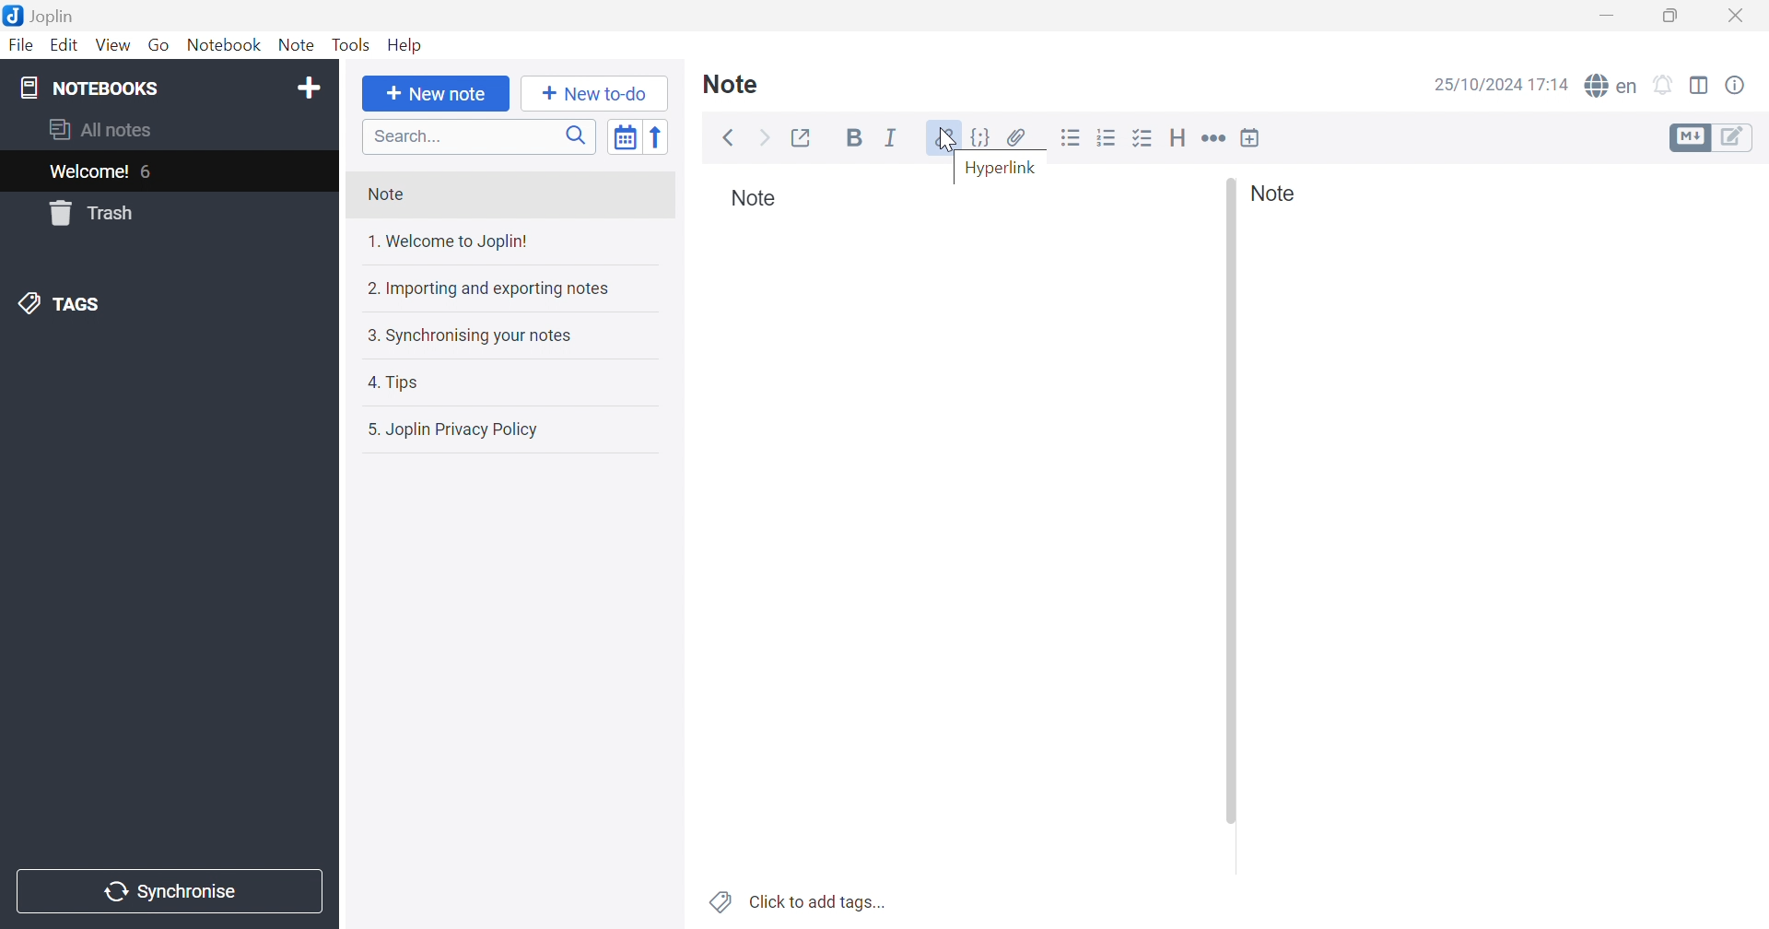 The height and width of the screenshot is (929, 1769). Describe the element at coordinates (626, 138) in the screenshot. I see `Toggle sort order field: updated date -> created date` at that location.